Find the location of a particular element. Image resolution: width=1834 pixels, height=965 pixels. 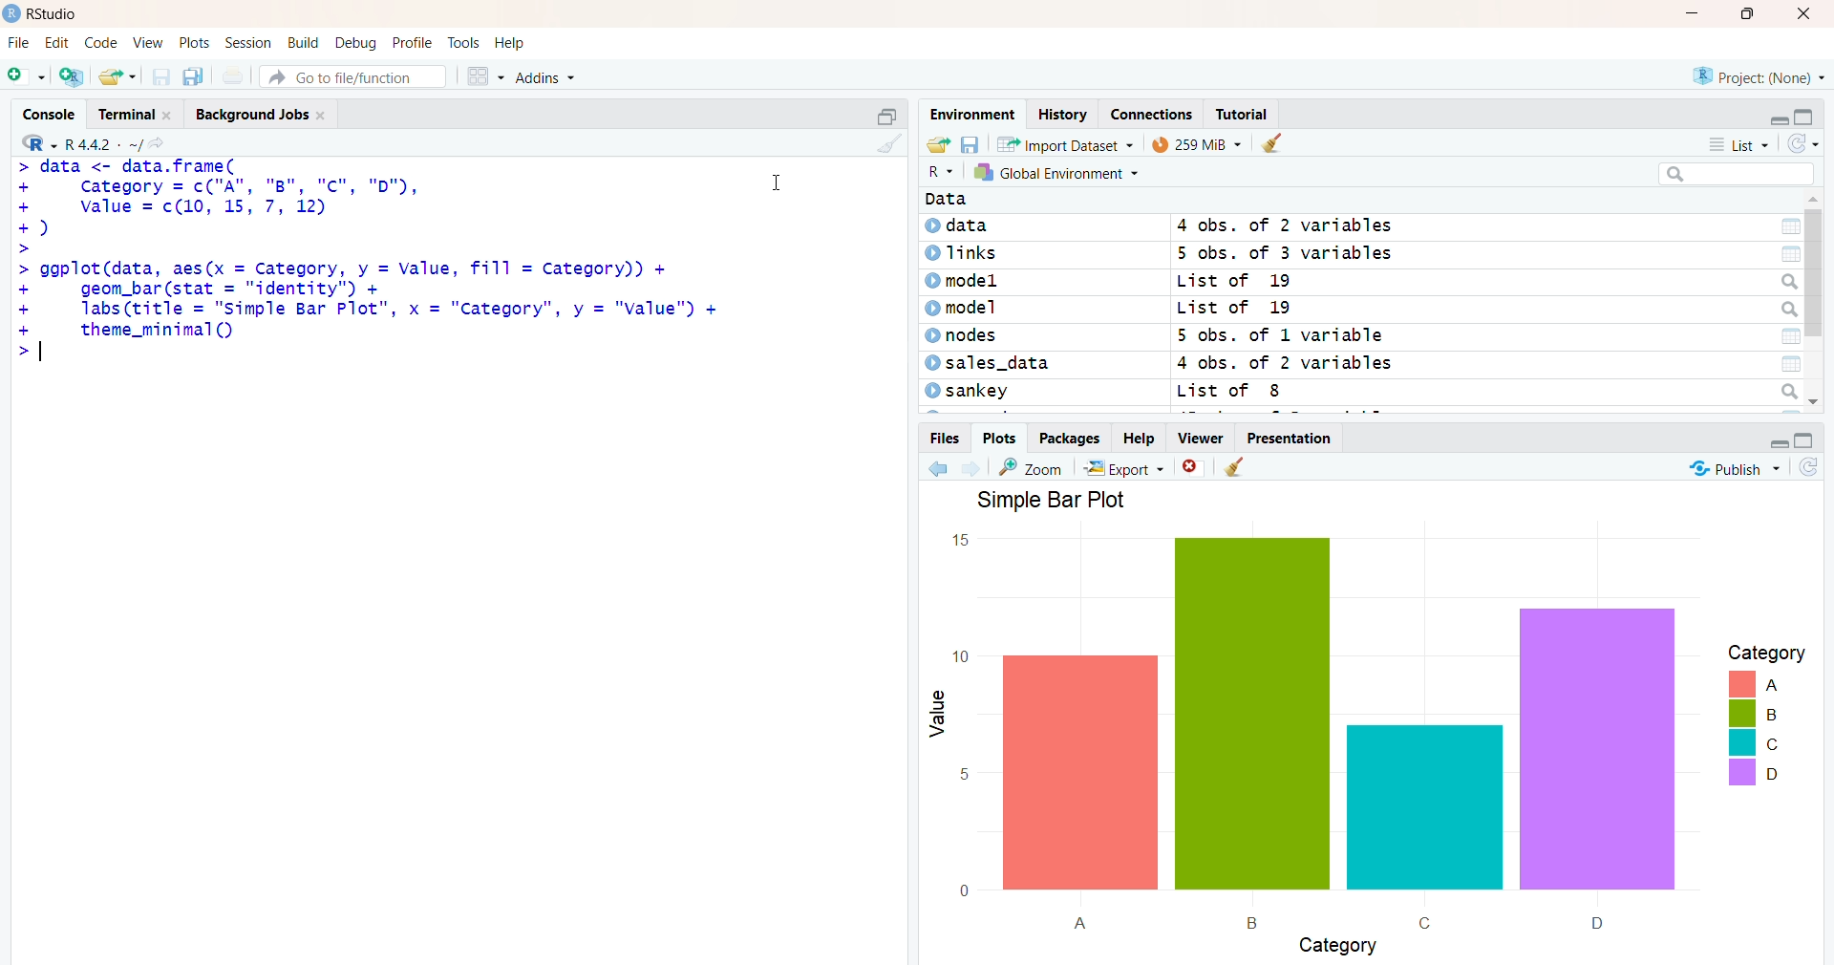

Export is located at coordinates (1125, 467).